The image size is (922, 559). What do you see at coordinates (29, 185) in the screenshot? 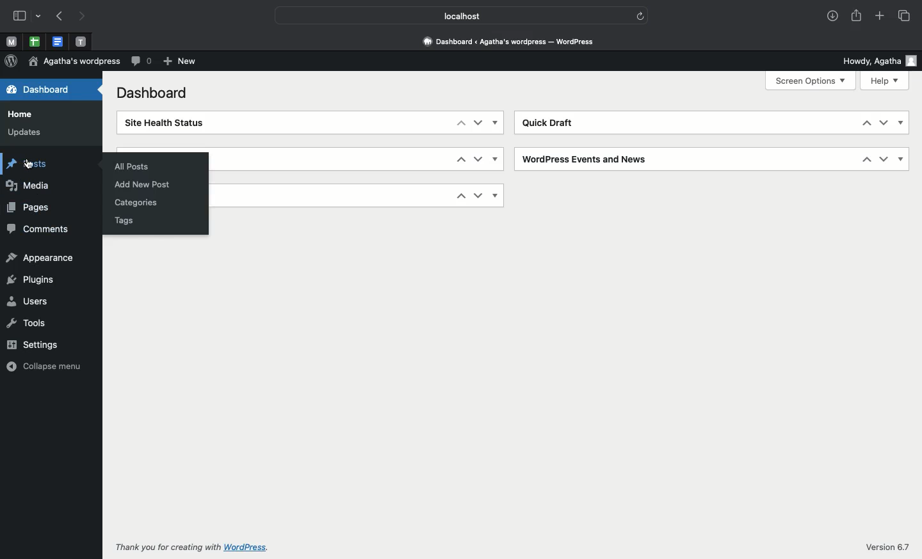
I see `Media` at bounding box center [29, 185].